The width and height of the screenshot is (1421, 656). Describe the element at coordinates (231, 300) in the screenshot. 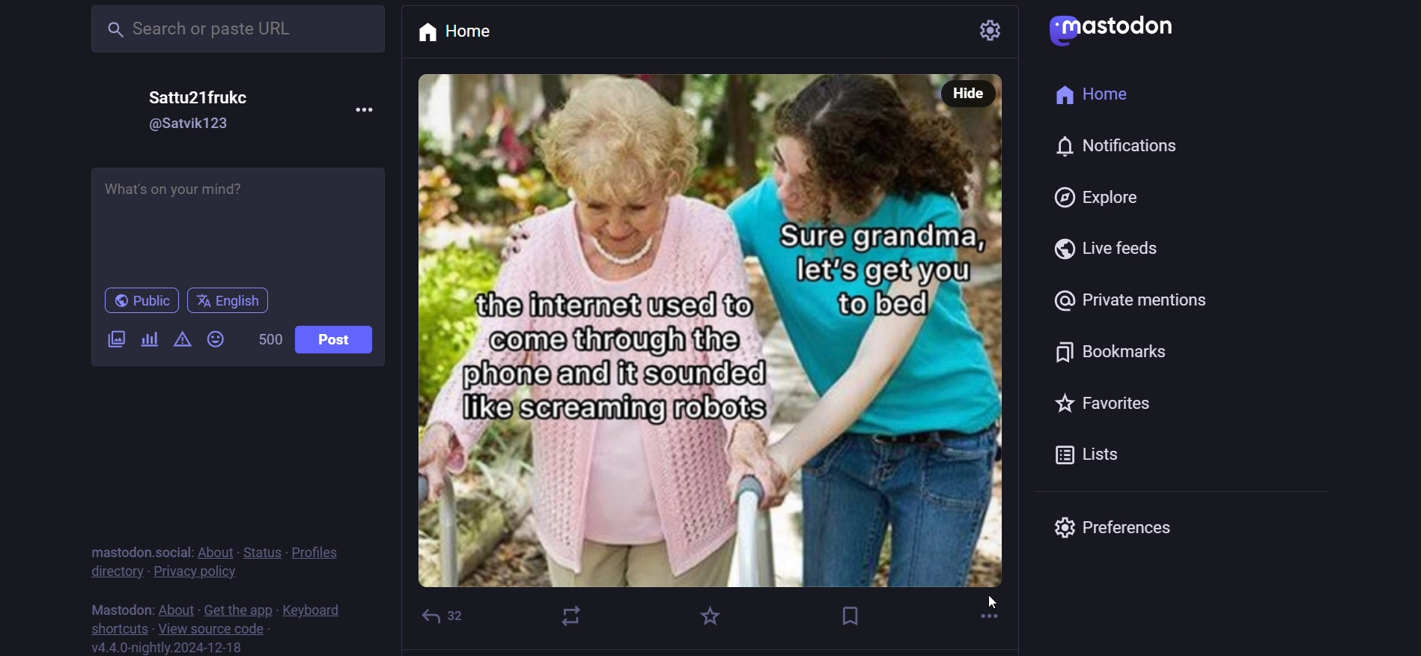

I see `english` at that location.